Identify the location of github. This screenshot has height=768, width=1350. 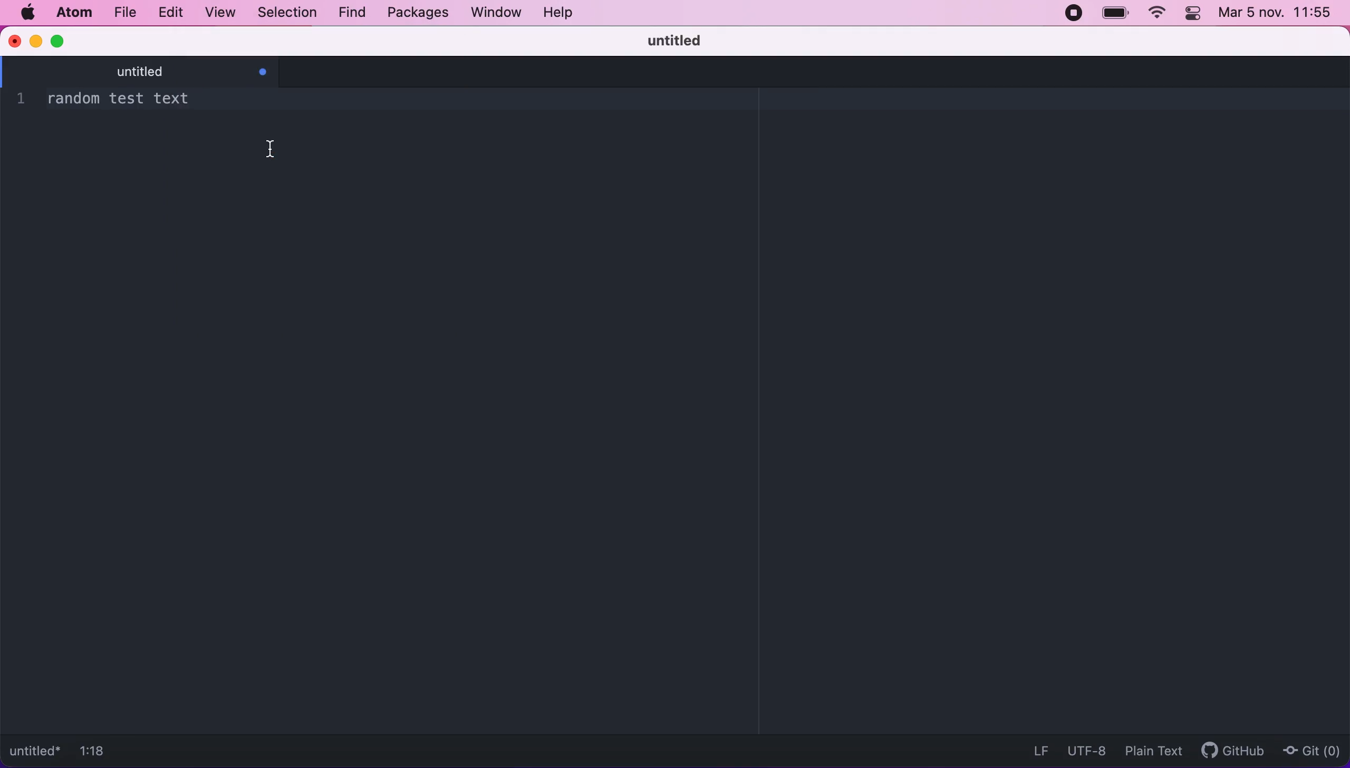
(1233, 749).